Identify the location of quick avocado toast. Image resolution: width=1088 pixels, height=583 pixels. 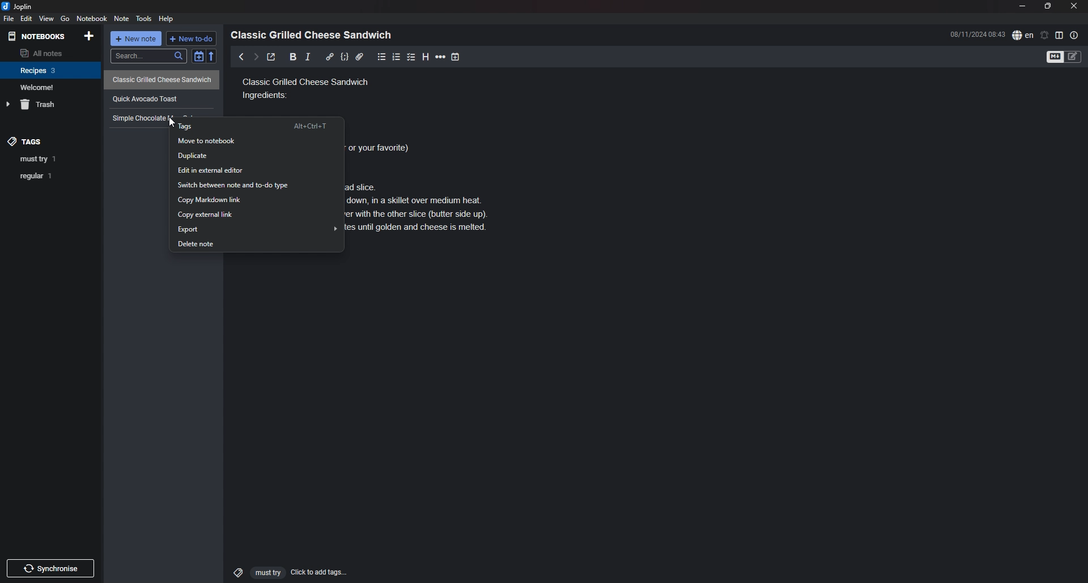
(151, 96).